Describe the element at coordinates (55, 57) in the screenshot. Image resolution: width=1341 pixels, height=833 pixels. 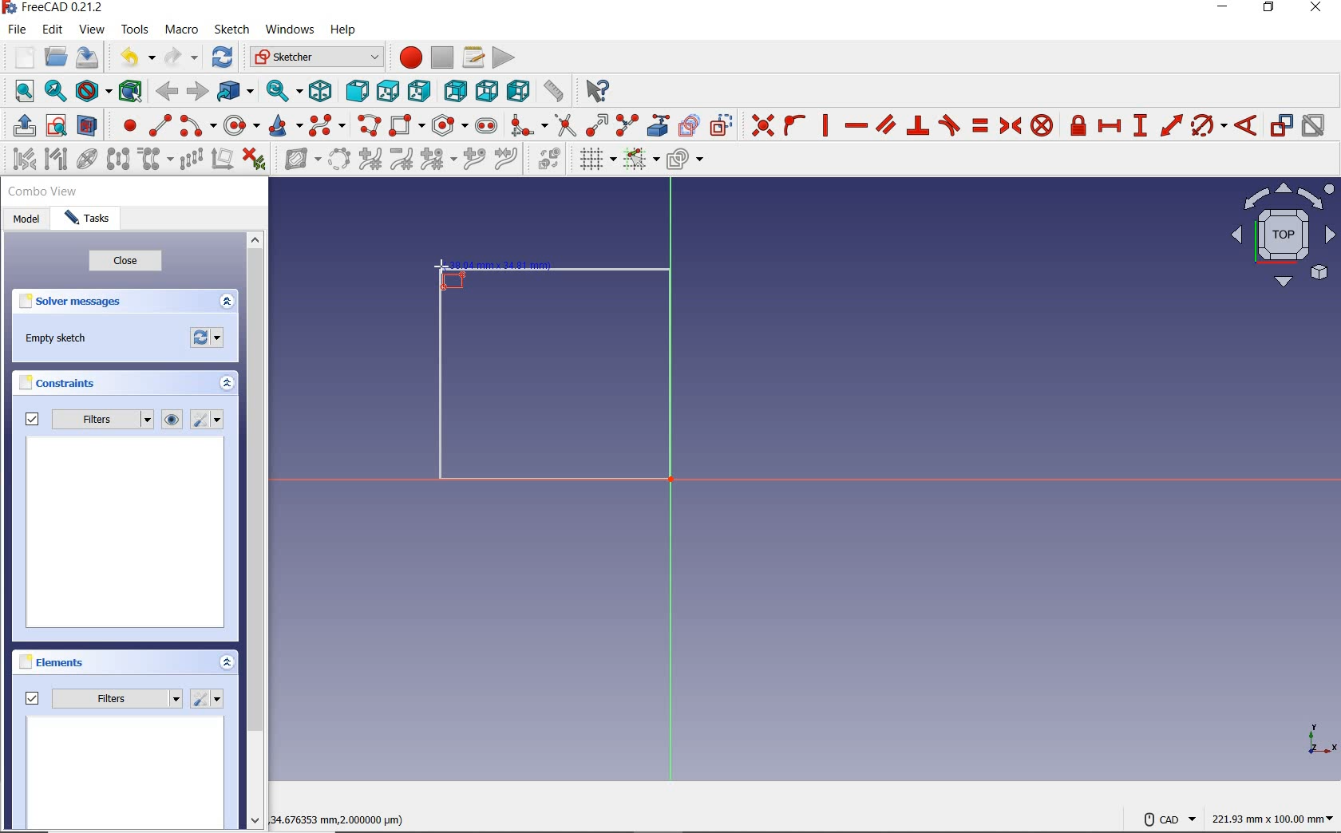
I see `open` at that location.